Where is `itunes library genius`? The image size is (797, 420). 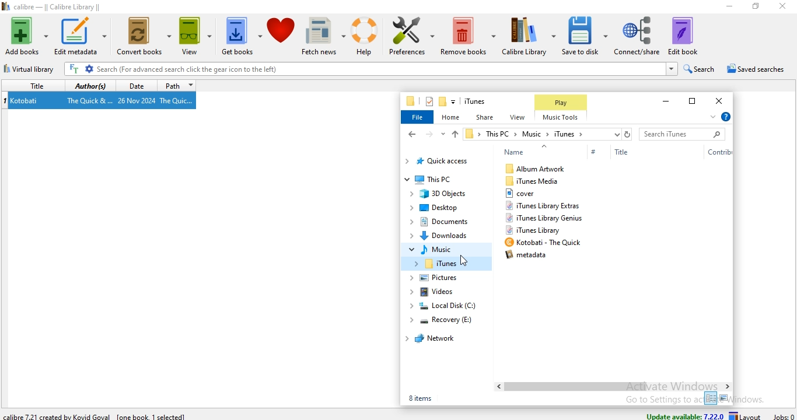 itunes library genius is located at coordinates (547, 219).